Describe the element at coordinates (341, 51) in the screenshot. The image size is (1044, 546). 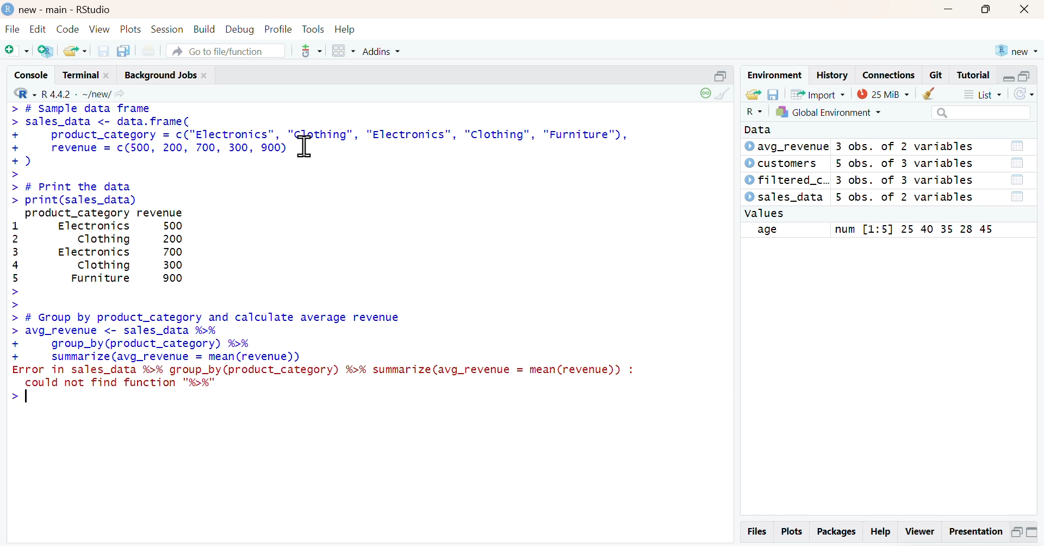
I see `Workspace panes` at that location.